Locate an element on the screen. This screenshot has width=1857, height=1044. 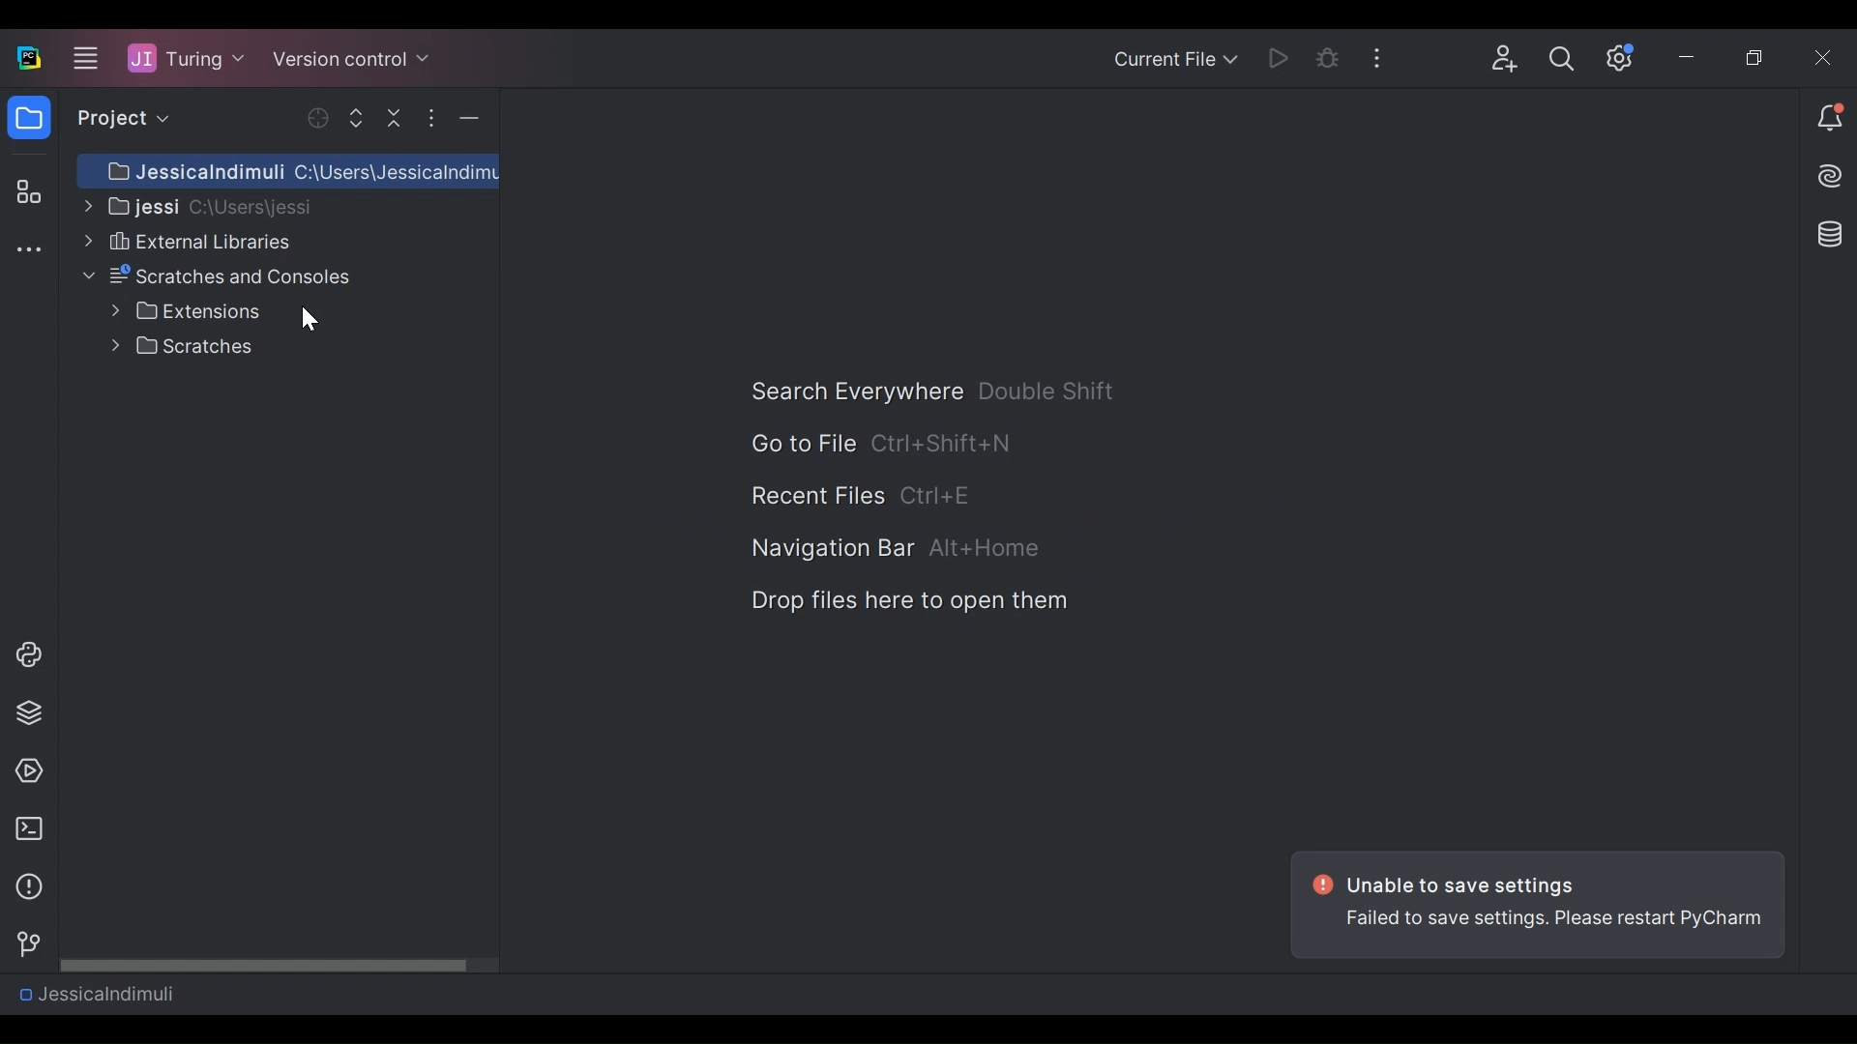
terminal is located at coordinates (23, 829).